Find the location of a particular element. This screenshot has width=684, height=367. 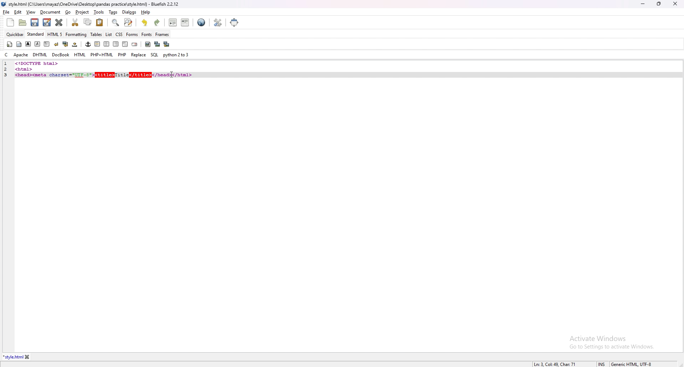

python 2to3 is located at coordinates (177, 55).